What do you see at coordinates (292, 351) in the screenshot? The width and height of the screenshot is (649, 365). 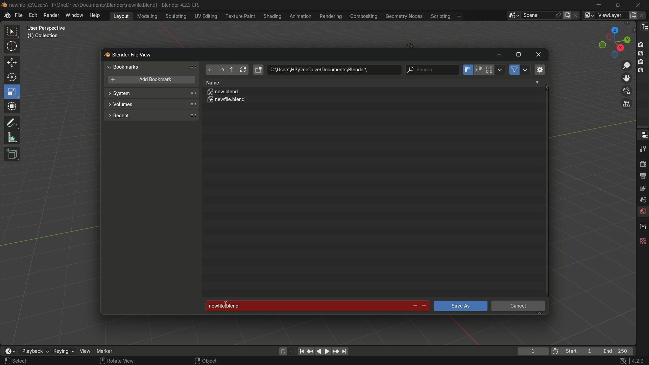 I see `auto keyframe` at bounding box center [292, 351].